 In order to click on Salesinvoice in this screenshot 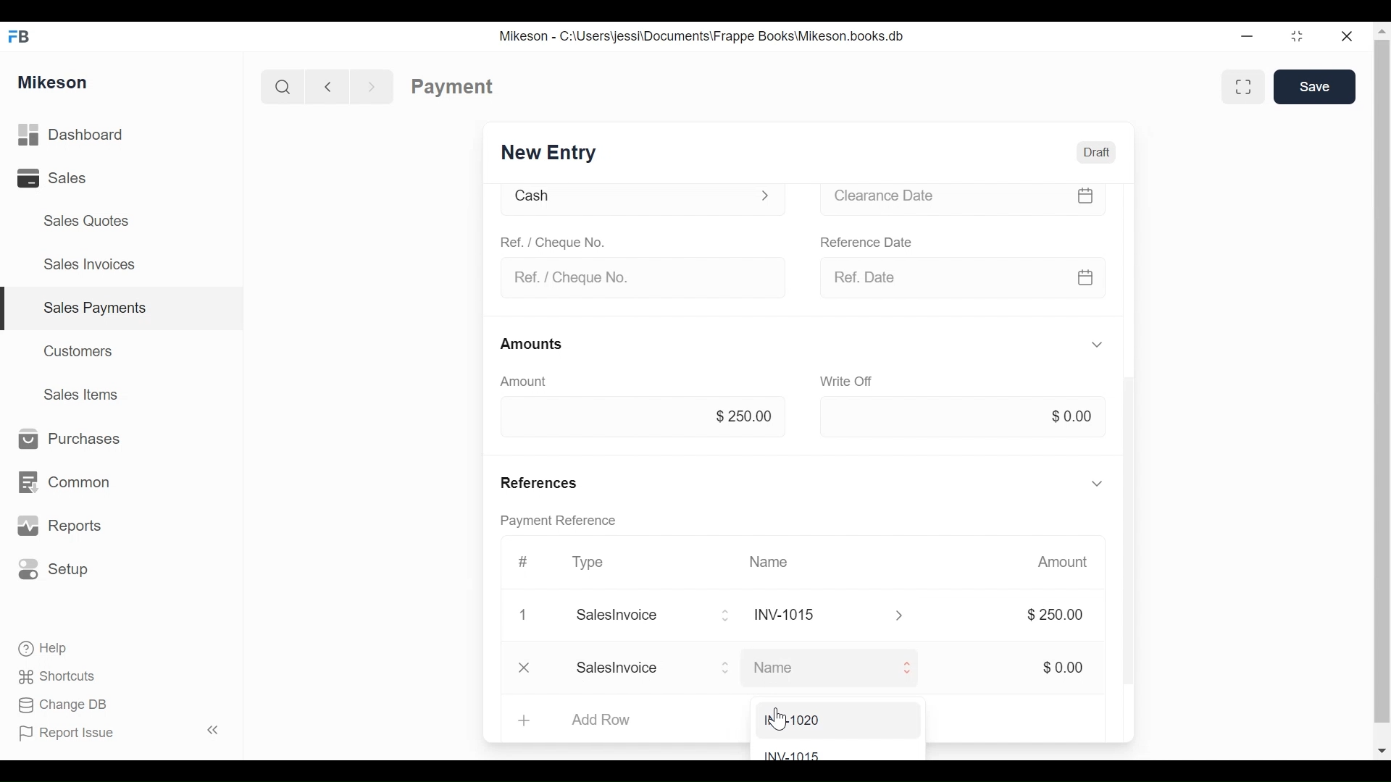, I will do `click(660, 616)`.